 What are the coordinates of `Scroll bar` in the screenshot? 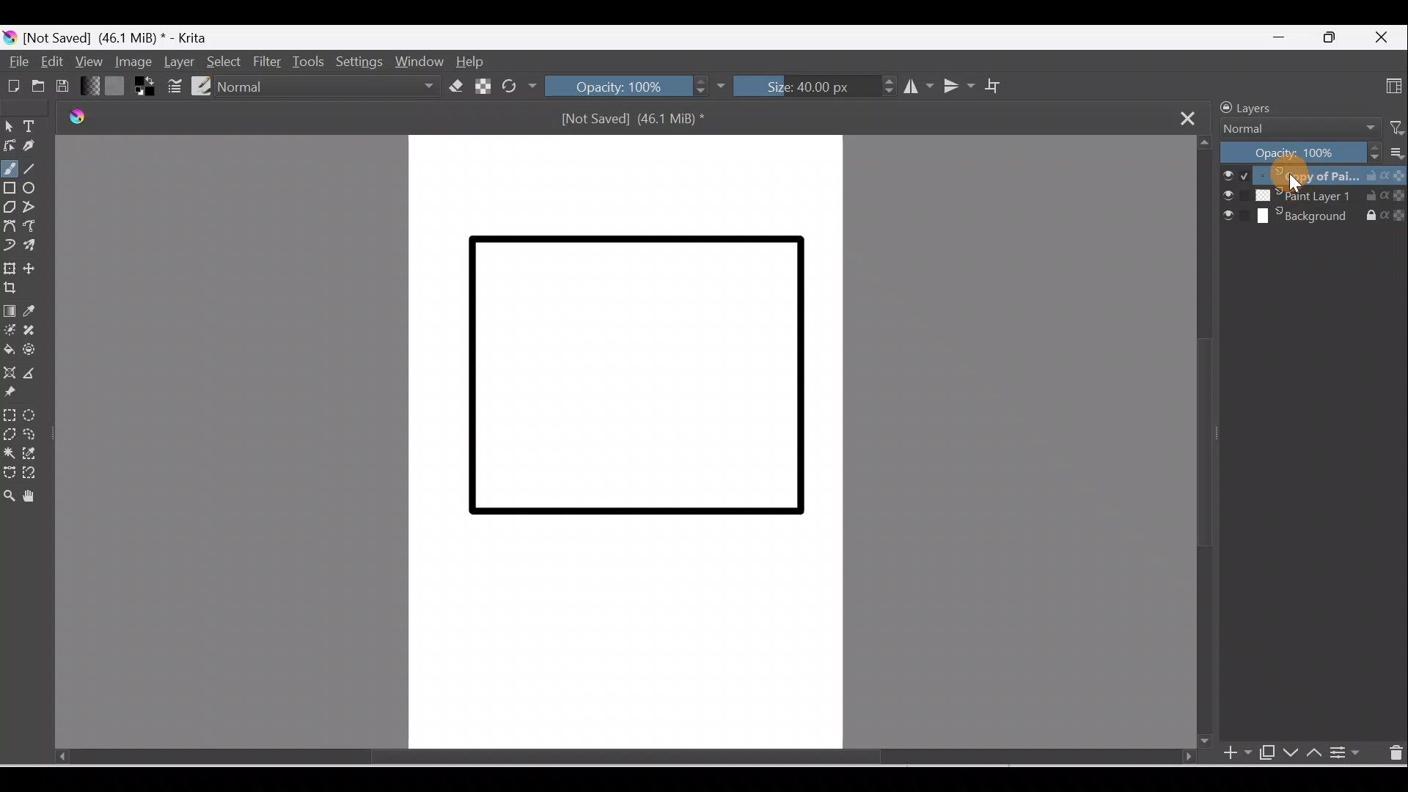 It's located at (601, 757).